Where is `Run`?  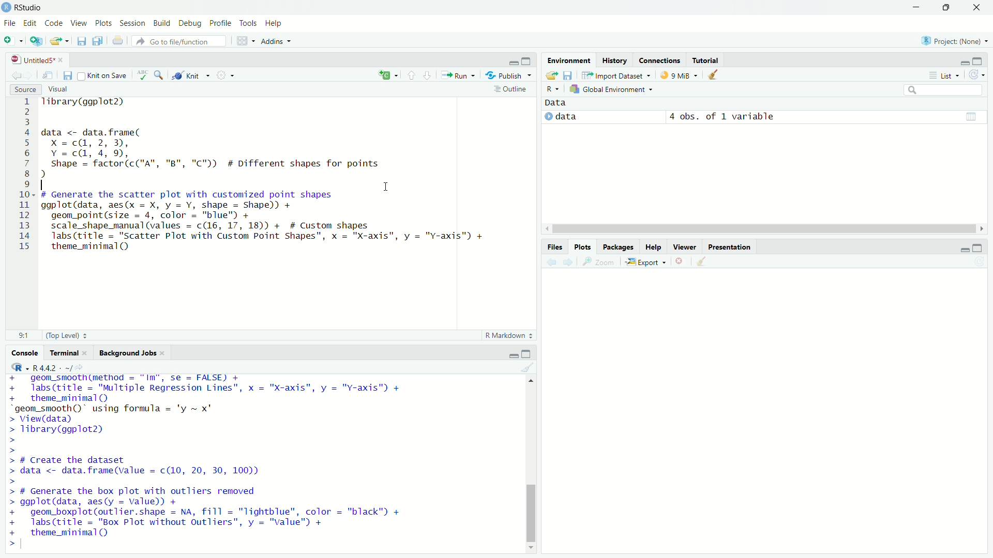 Run is located at coordinates (458, 75).